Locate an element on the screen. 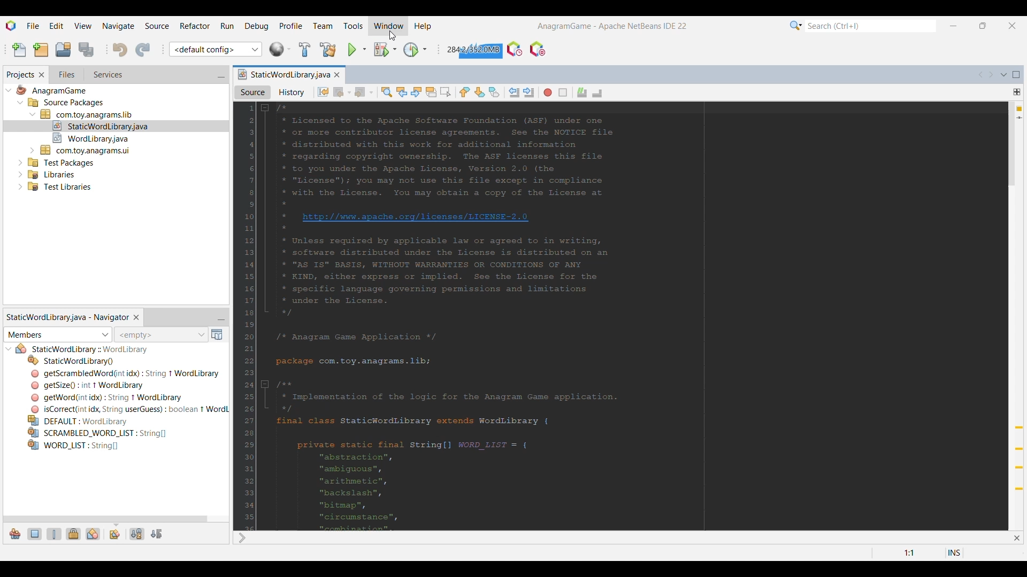 Image resolution: width=1027 pixels, height=577 pixels. Profile menu is located at coordinates (291, 25).